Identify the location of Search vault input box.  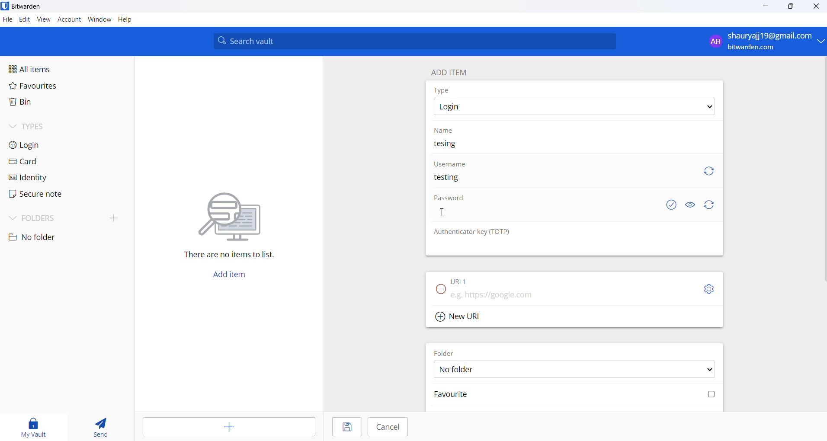
(412, 41).